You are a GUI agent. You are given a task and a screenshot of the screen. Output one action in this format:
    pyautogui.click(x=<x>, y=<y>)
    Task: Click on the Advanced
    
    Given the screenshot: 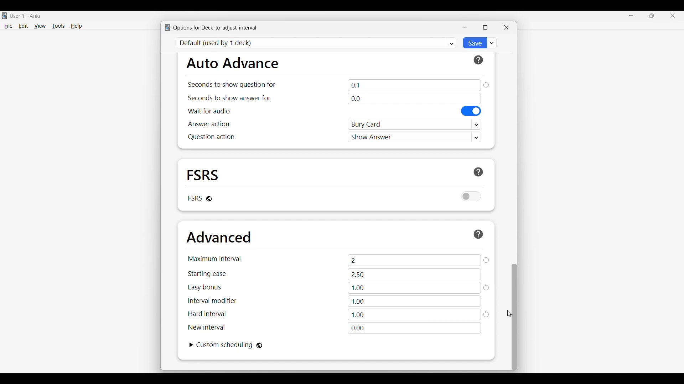 What is the action you would take?
    pyautogui.click(x=219, y=237)
    